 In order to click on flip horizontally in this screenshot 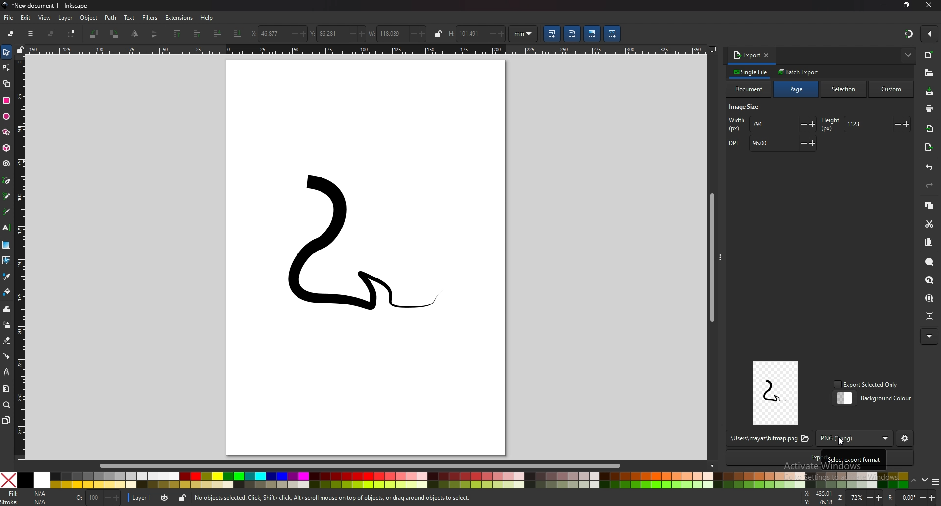, I will do `click(155, 34)`.